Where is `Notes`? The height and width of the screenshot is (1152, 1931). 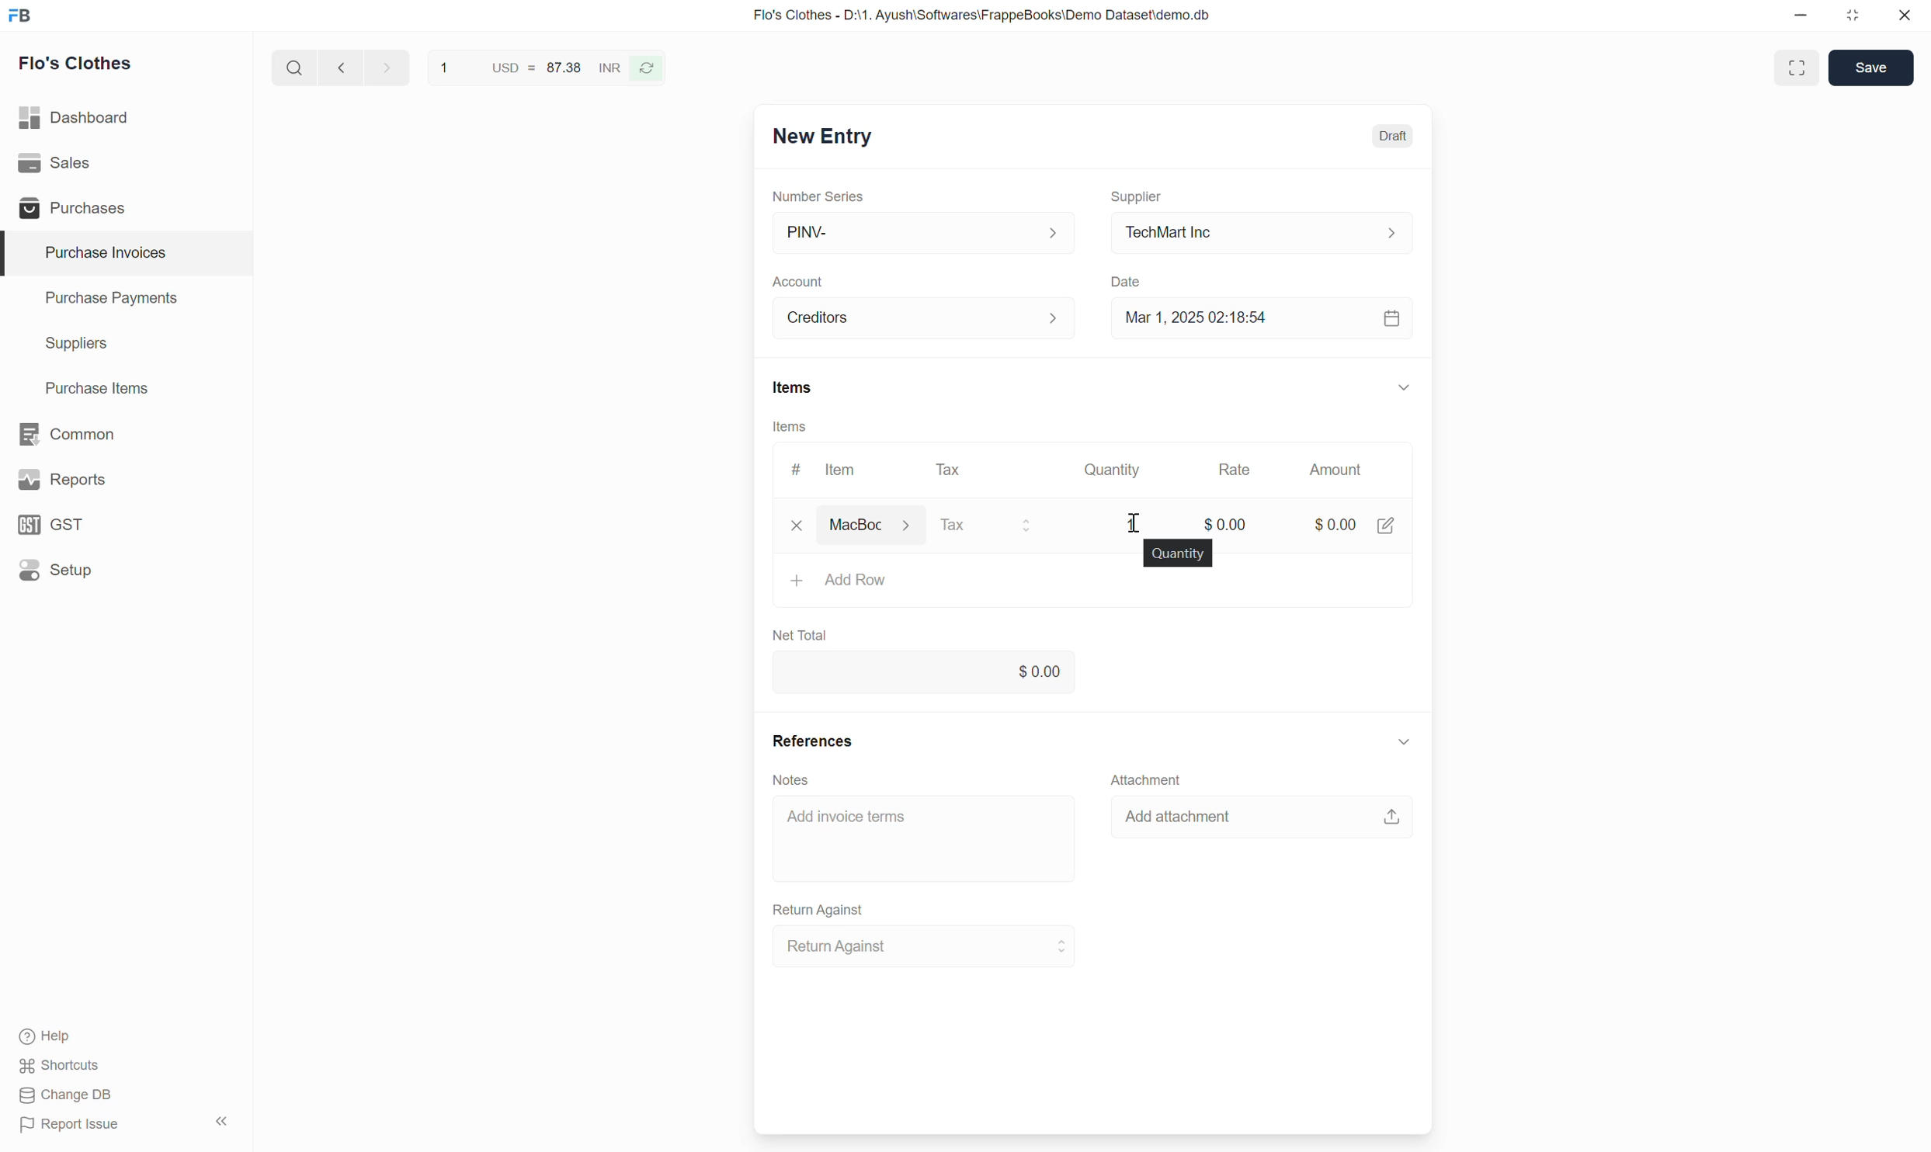 Notes is located at coordinates (791, 780).